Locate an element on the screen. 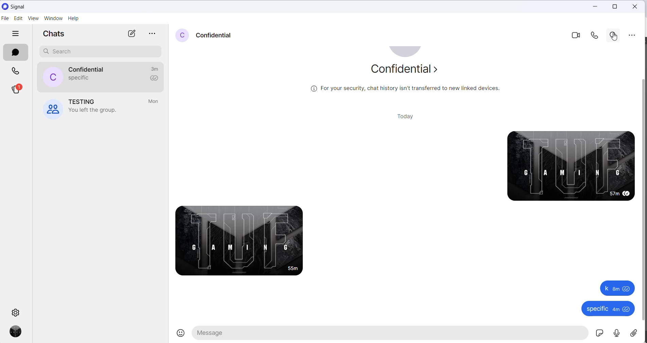 The image size is (647, 343). search chat is located at coordinates (101, 52).